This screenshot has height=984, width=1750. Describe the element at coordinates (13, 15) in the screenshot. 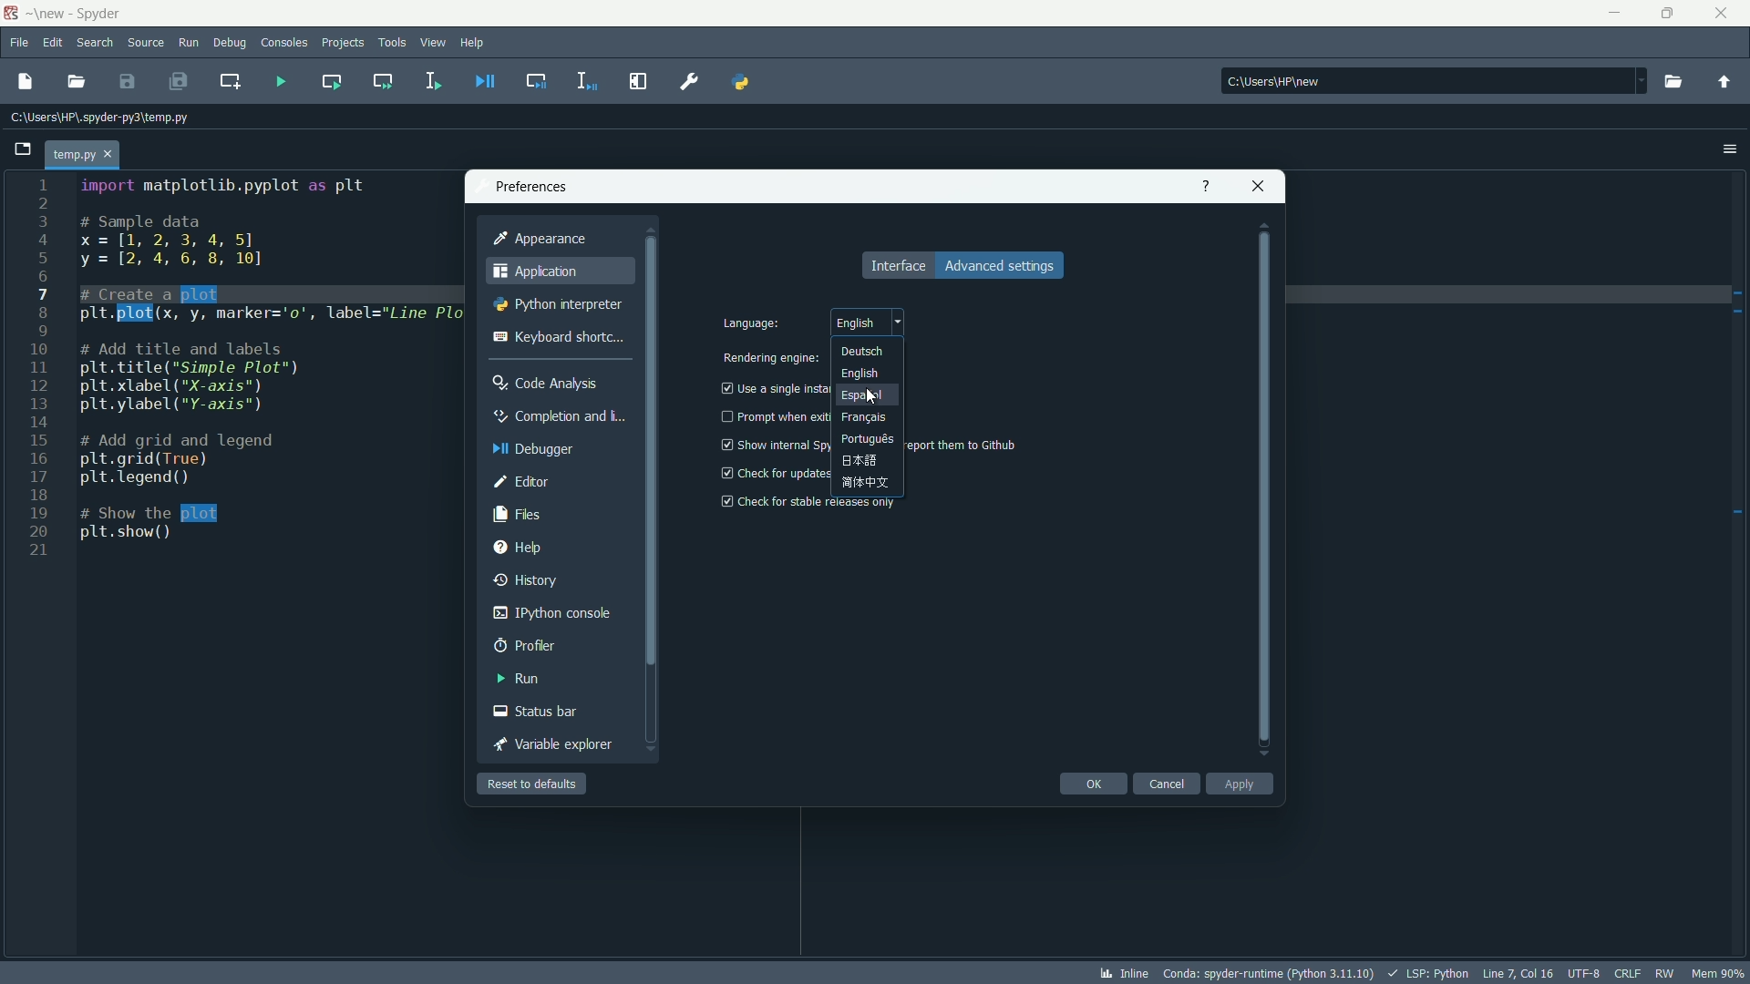

I see `app icon` at that location.